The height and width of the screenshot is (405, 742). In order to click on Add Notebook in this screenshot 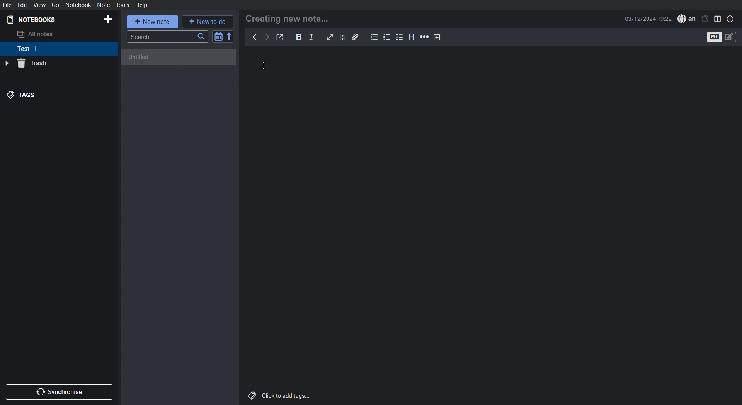, I will do `click(109, 19)`.